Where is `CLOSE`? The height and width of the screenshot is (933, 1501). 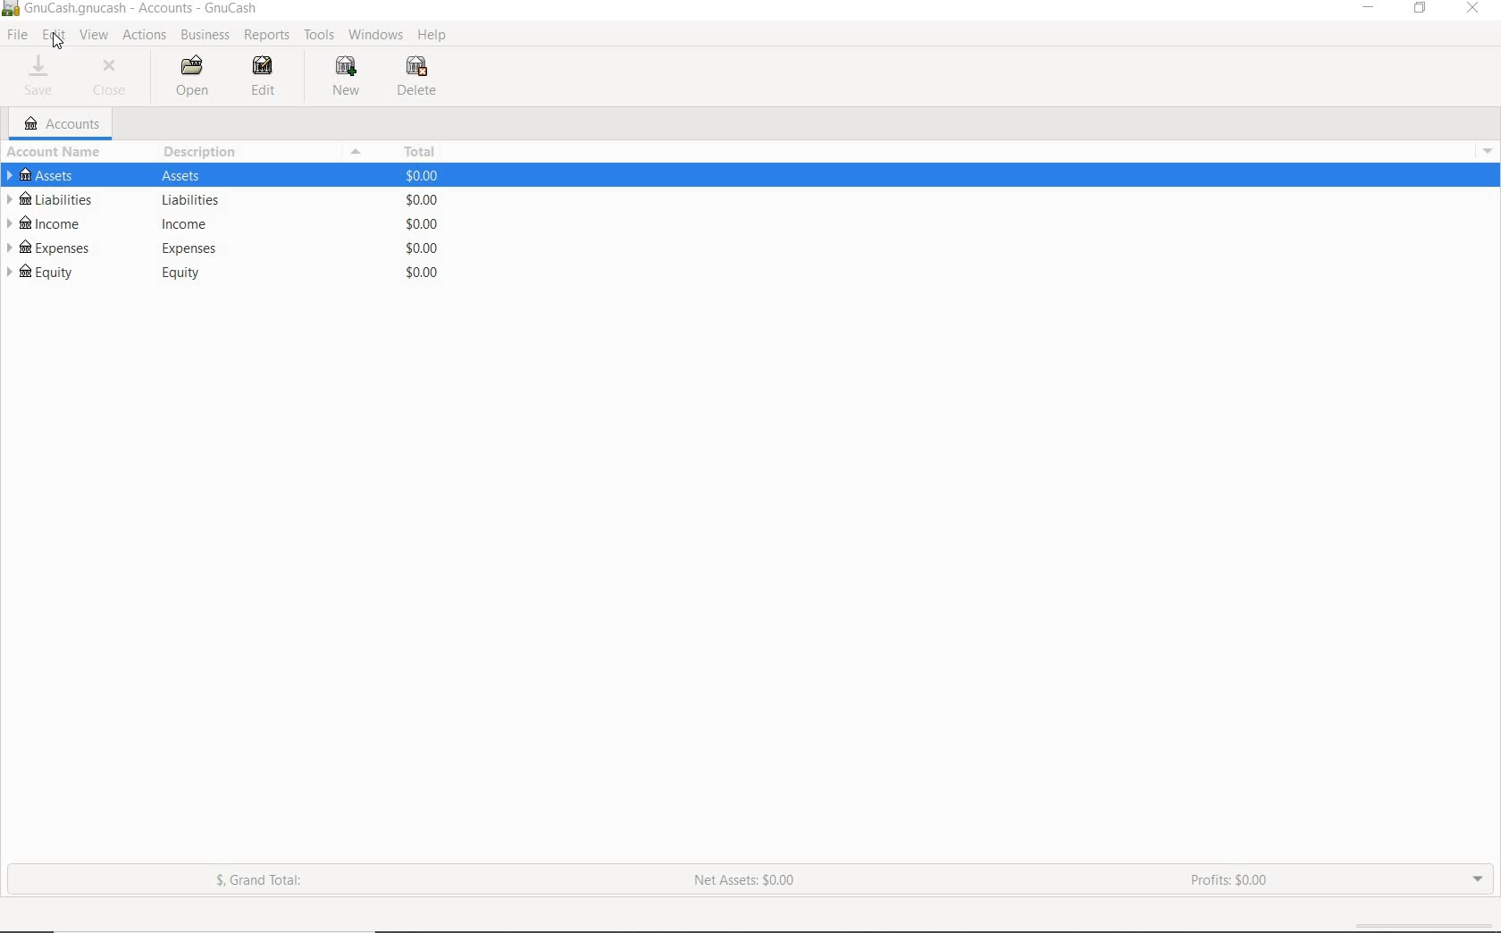
CLOSE is located at coordinates (109, 79).